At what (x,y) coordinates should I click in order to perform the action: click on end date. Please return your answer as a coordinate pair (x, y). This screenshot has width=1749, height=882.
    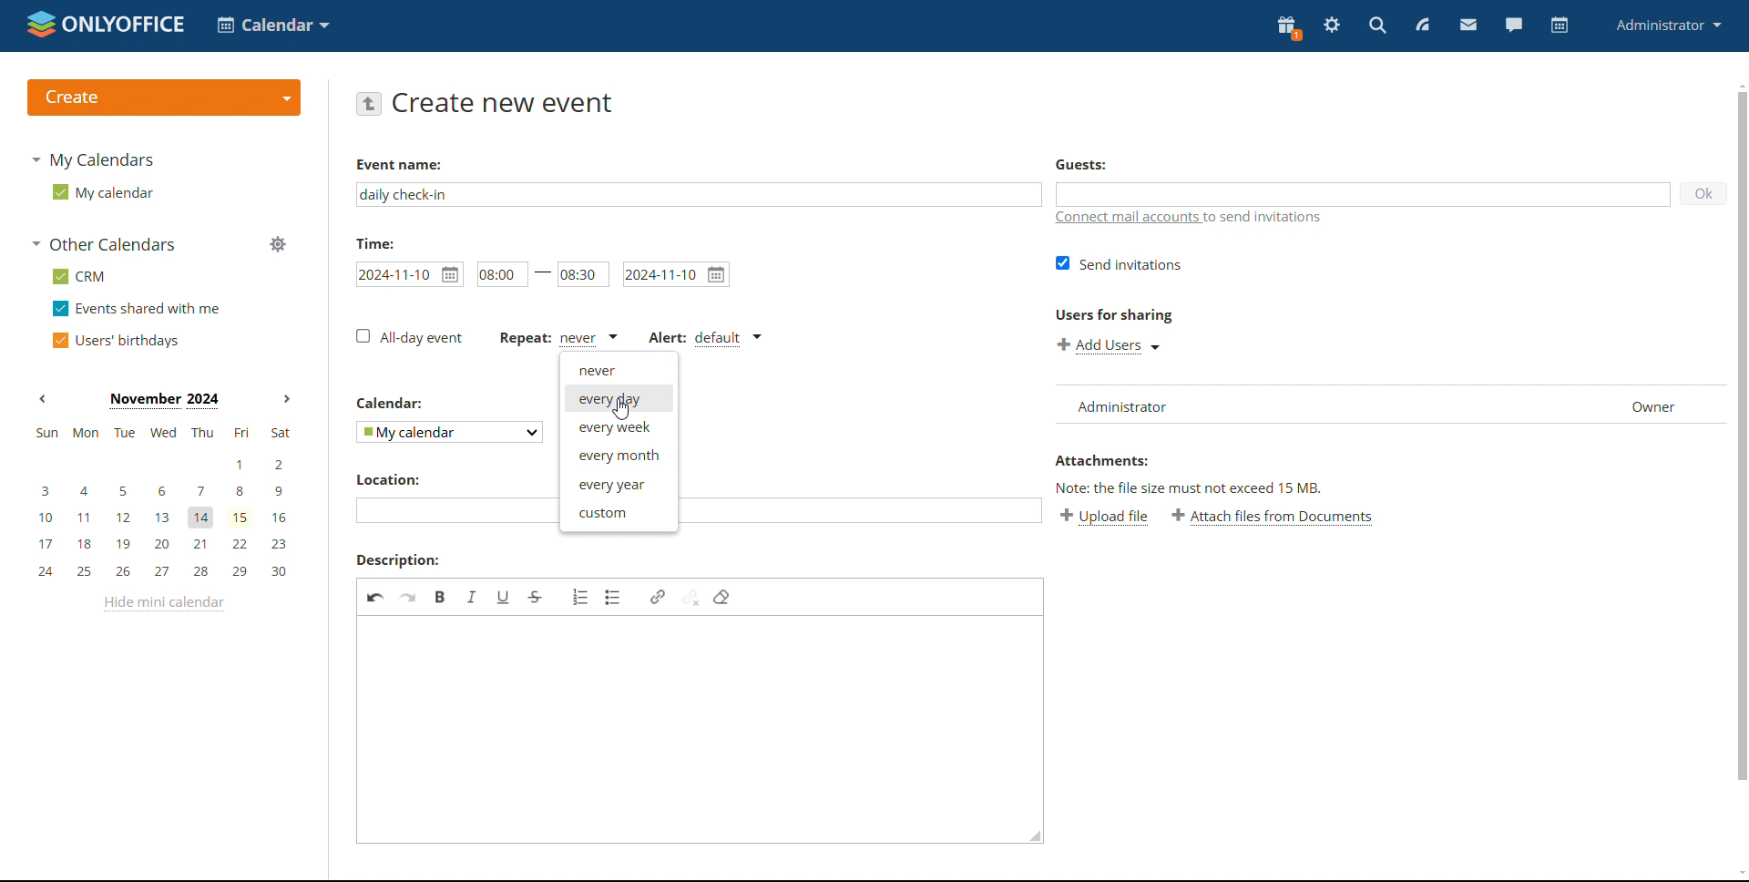
    Looking at the image, I should click on (675, 274).